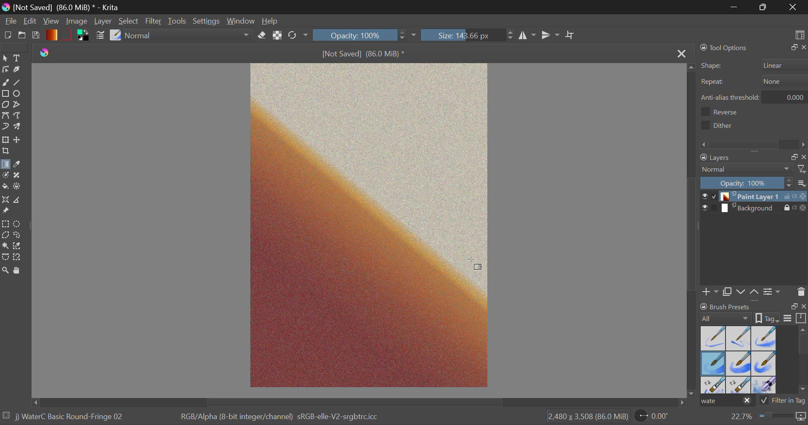 This screenshot has width=808, height=425. Describe the element at coordinates (115, 36) in the screenshot. I see `Brush Presets` at that location.